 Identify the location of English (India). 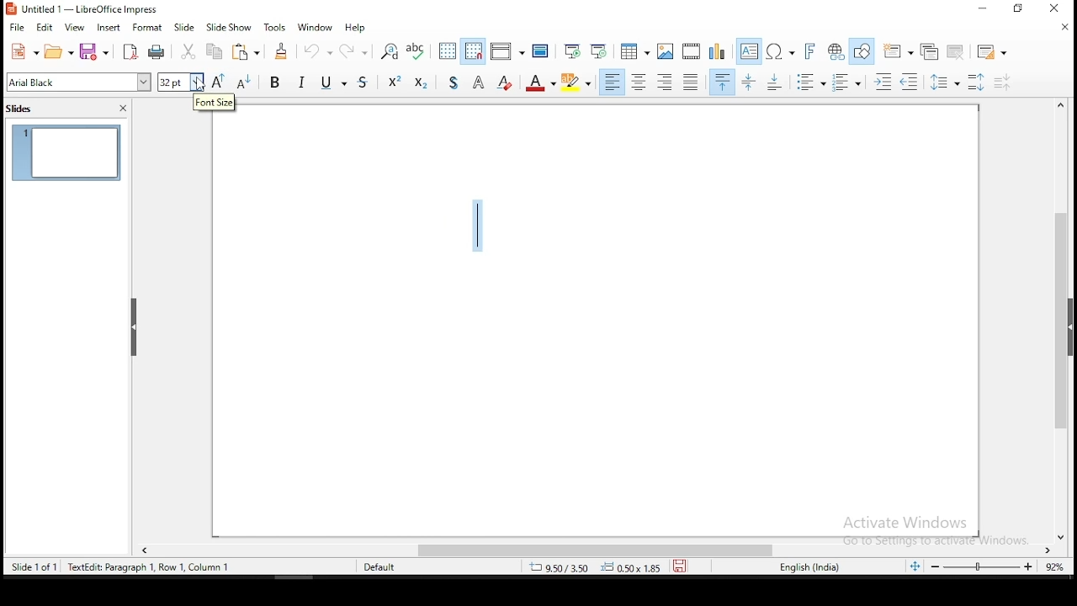
(809, 567).